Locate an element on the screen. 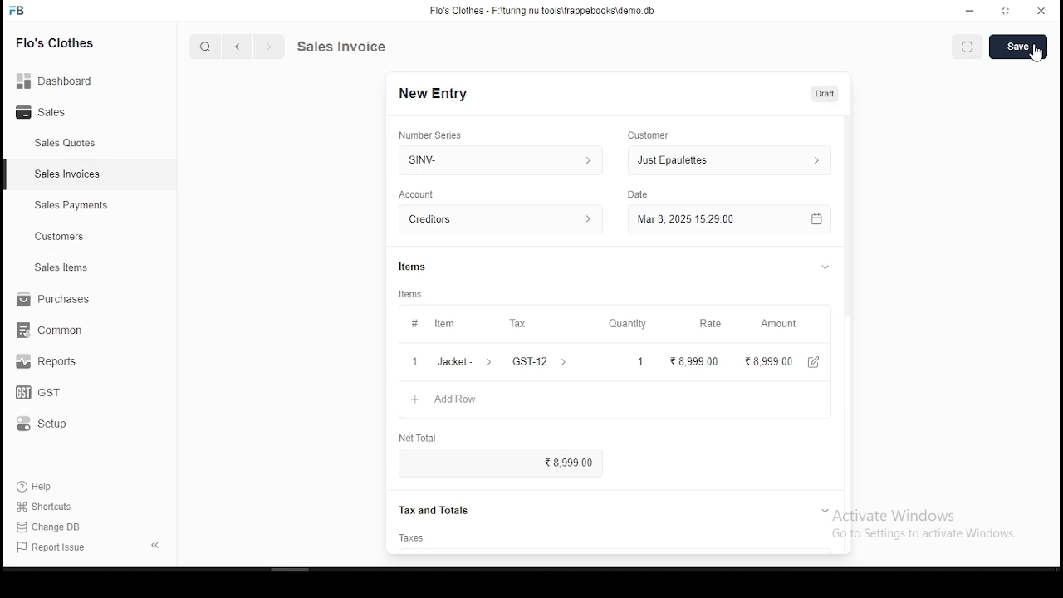  reports is located at coordinates (48, 363).